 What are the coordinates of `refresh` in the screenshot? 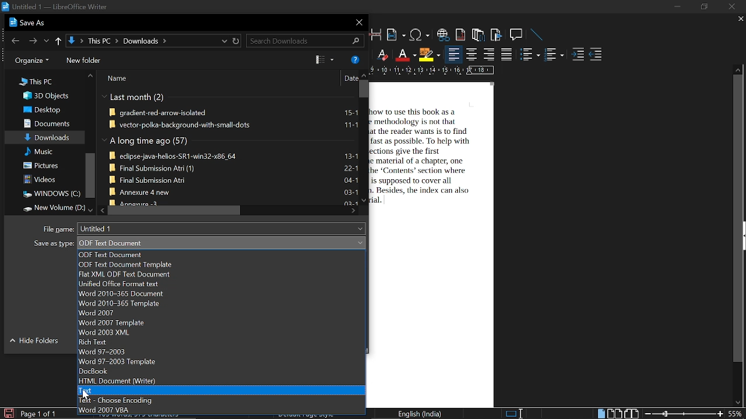 It's located at (237, 41).